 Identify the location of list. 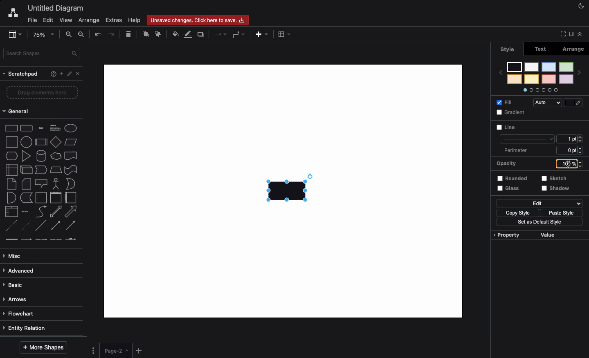
(10, 211).